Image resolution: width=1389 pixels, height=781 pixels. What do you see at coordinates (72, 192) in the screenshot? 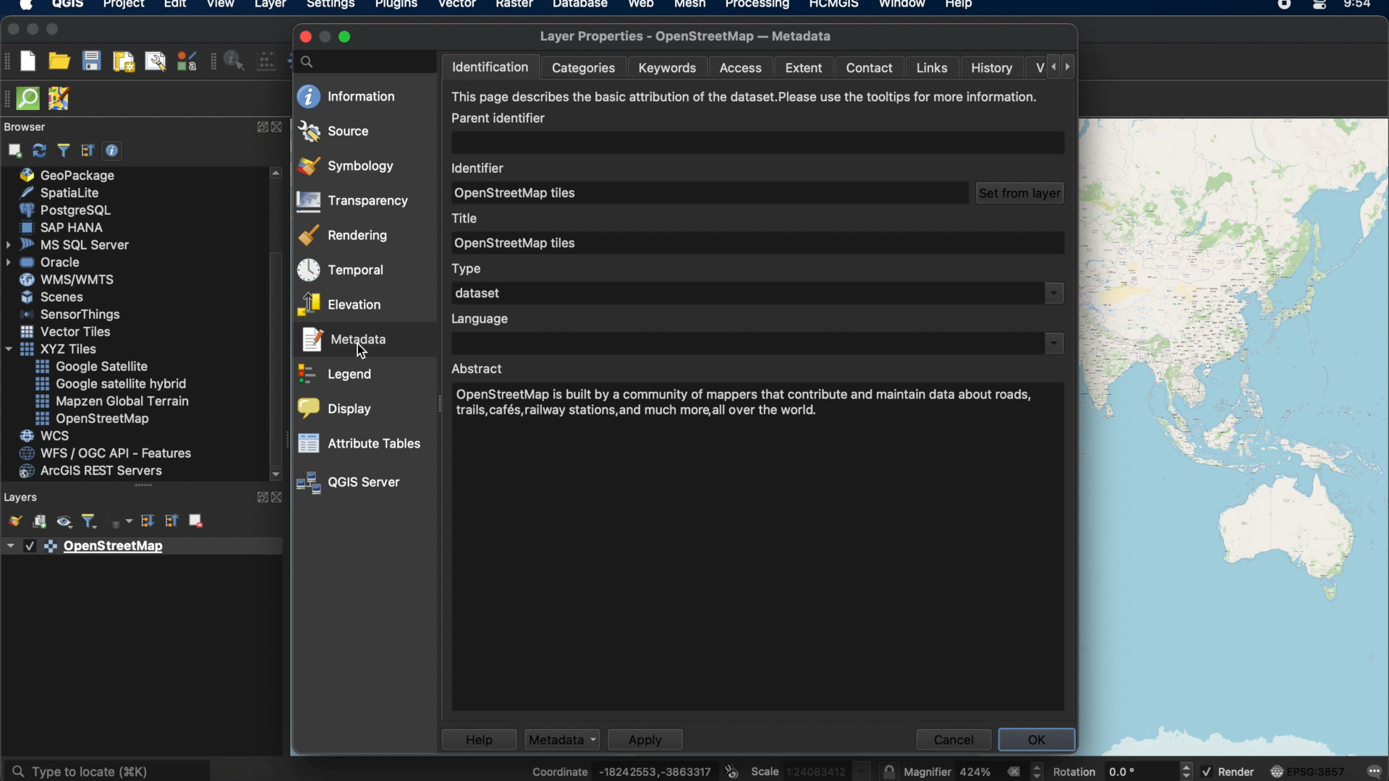
I see `spatiallite` at bounding box center [72, 192].